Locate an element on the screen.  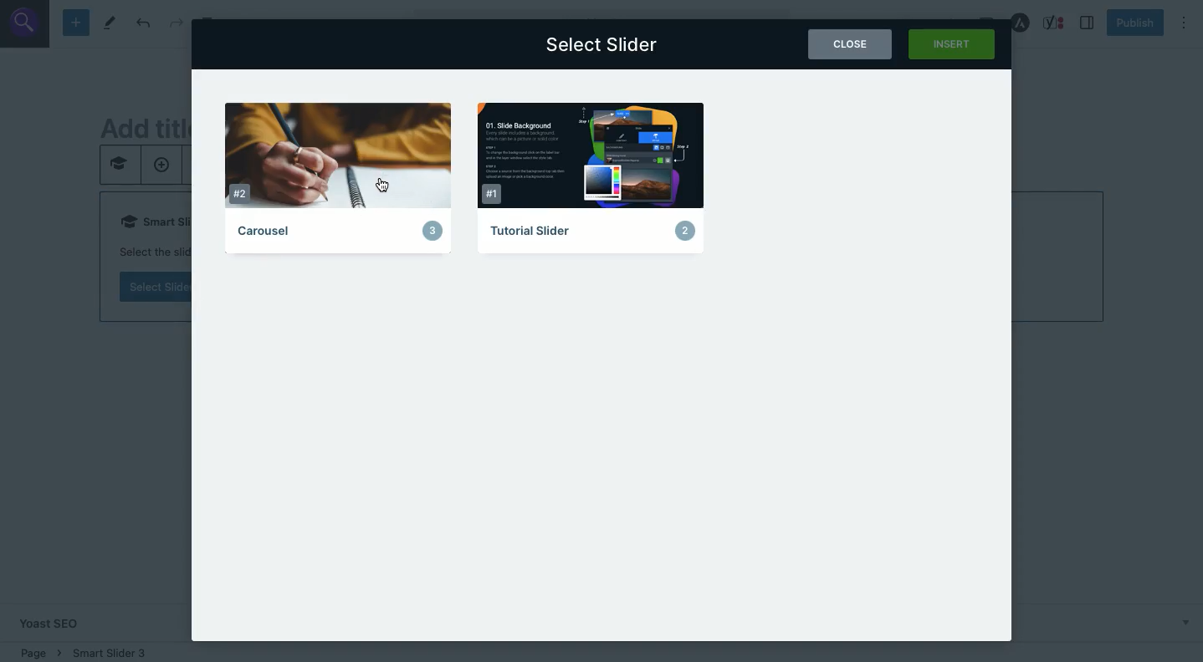
show more below is located at coordinates (1185, 621).